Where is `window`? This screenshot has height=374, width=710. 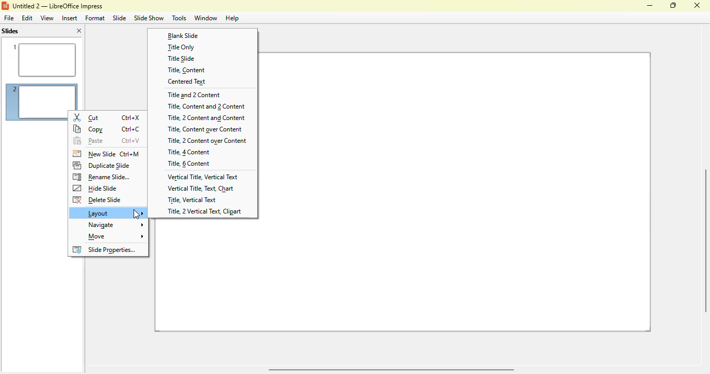 window is located at coordinates (205, 18).